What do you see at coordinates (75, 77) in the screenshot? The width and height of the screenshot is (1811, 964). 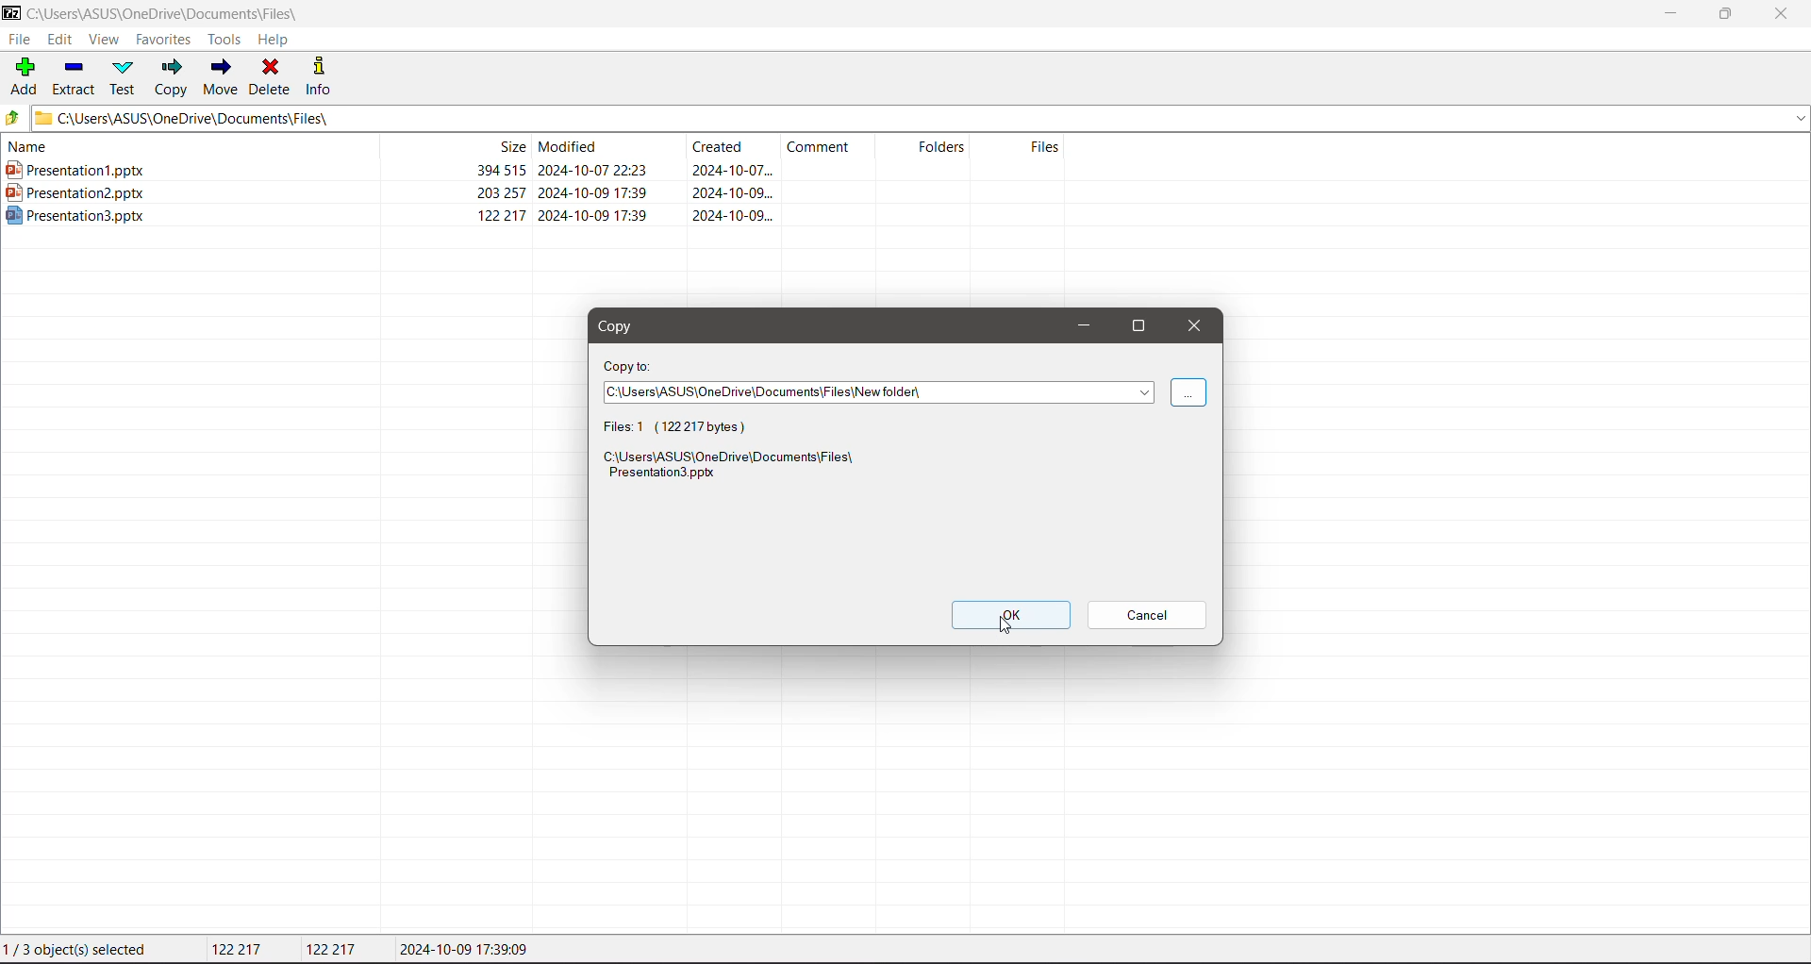 I see `Extract` at bounding box center [75, 77].